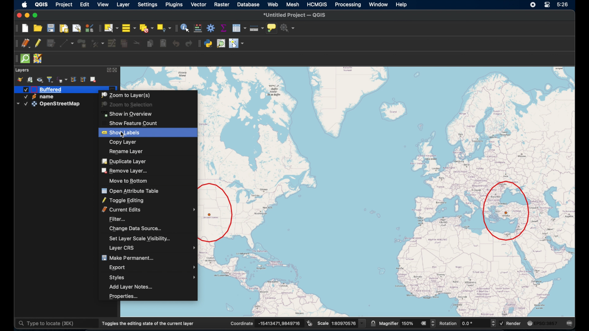 The width and height of the screenshot is (589, 331). I want to click on make permanent, so click(126, 257).